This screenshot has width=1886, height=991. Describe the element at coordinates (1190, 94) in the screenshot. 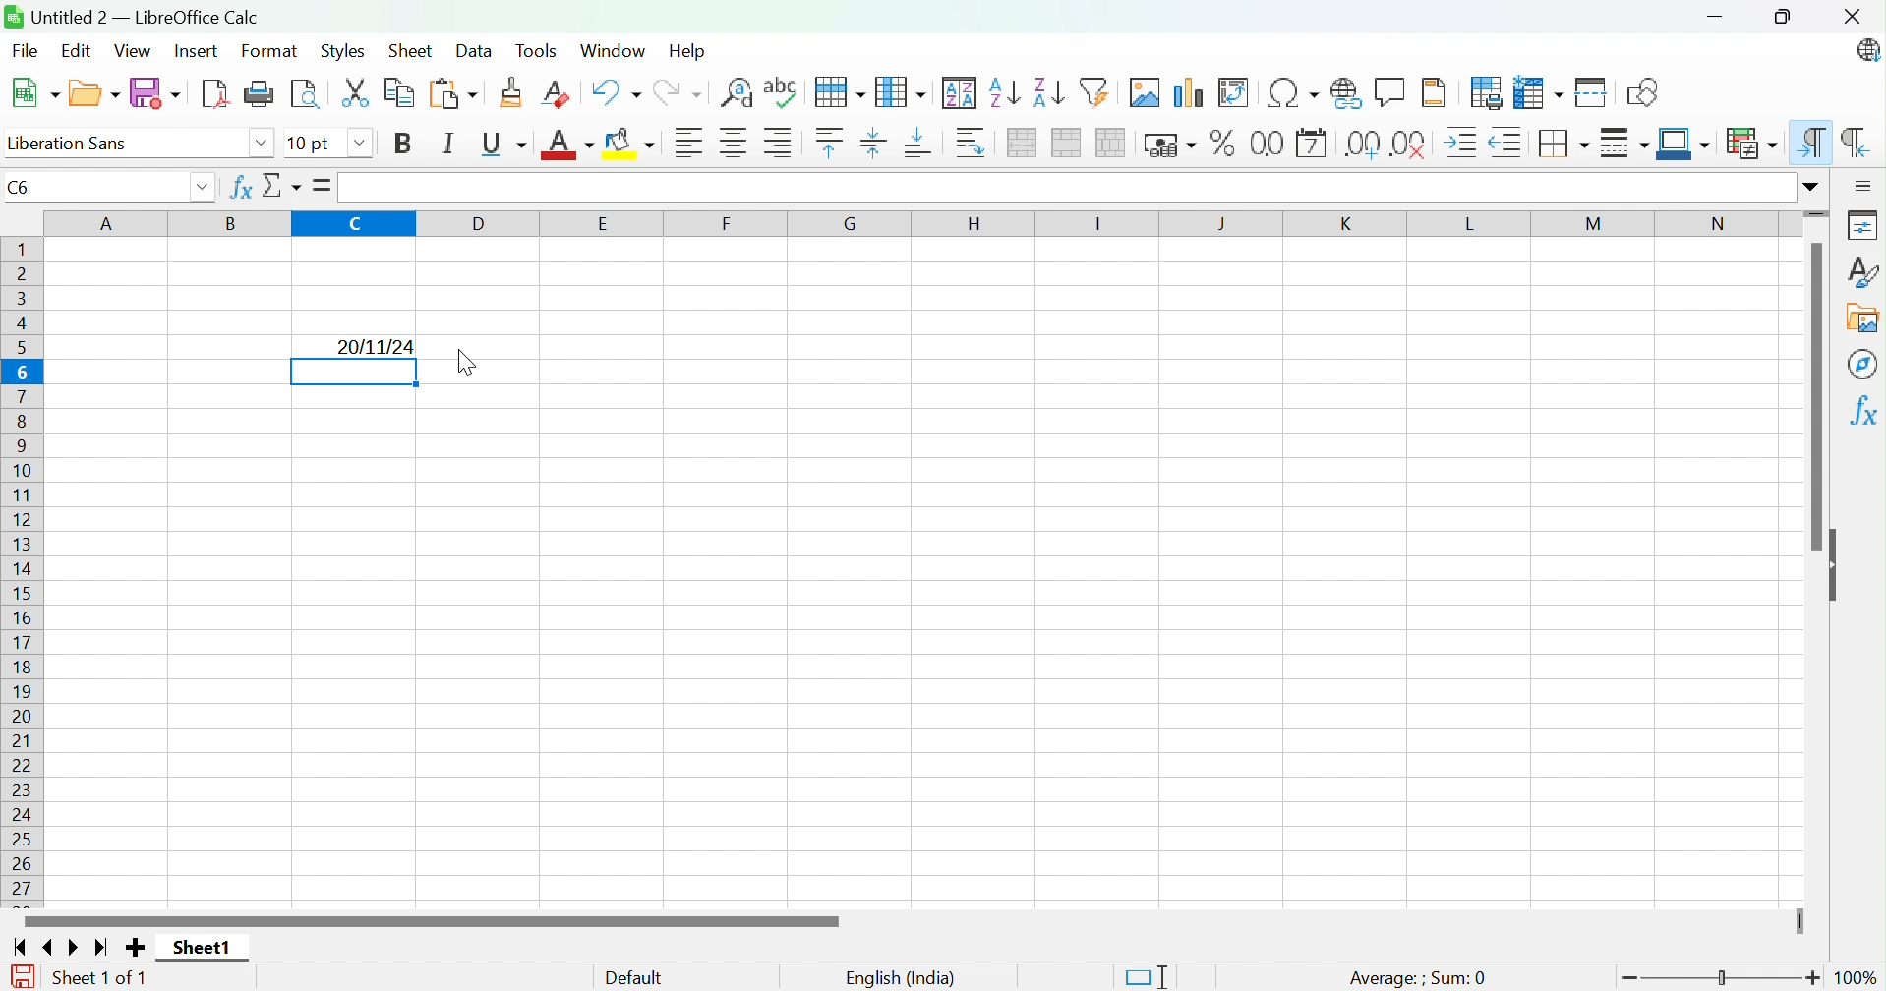

I see `Insert chart` at that location.